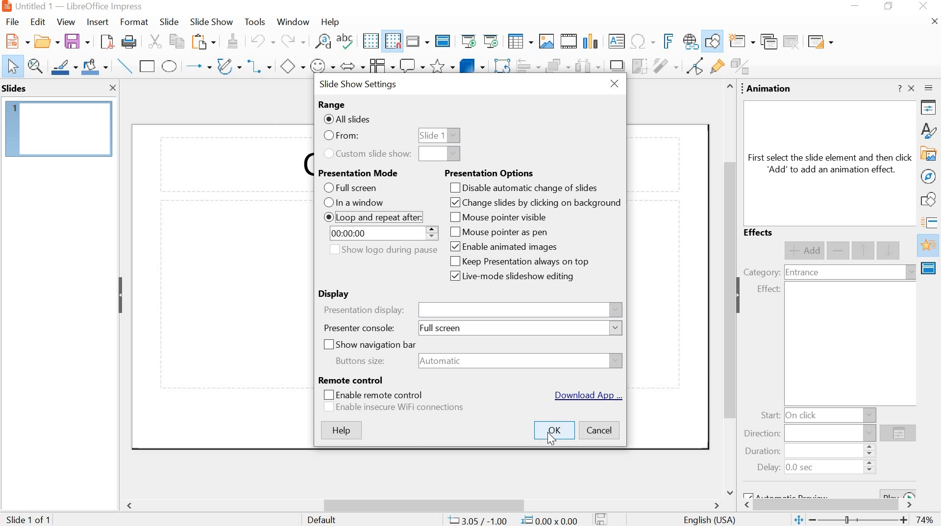 The height and width of the screenshot is (526, 941). Describe the element at coordinates (349, 188) in the screenshot. I see `full screen` at that location.